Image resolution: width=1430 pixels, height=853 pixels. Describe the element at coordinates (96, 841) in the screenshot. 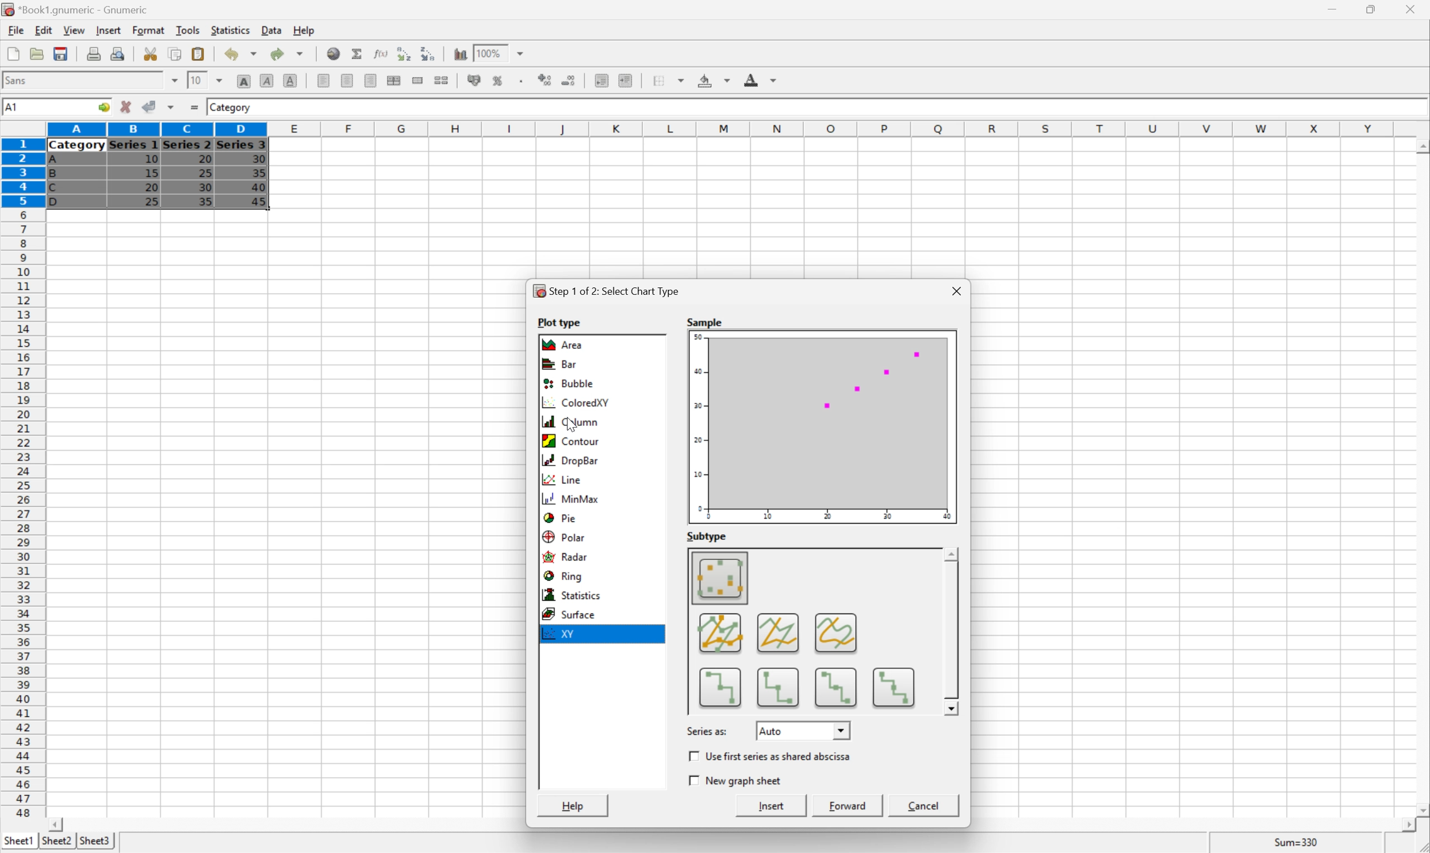

I see `Sheet3` at that location.